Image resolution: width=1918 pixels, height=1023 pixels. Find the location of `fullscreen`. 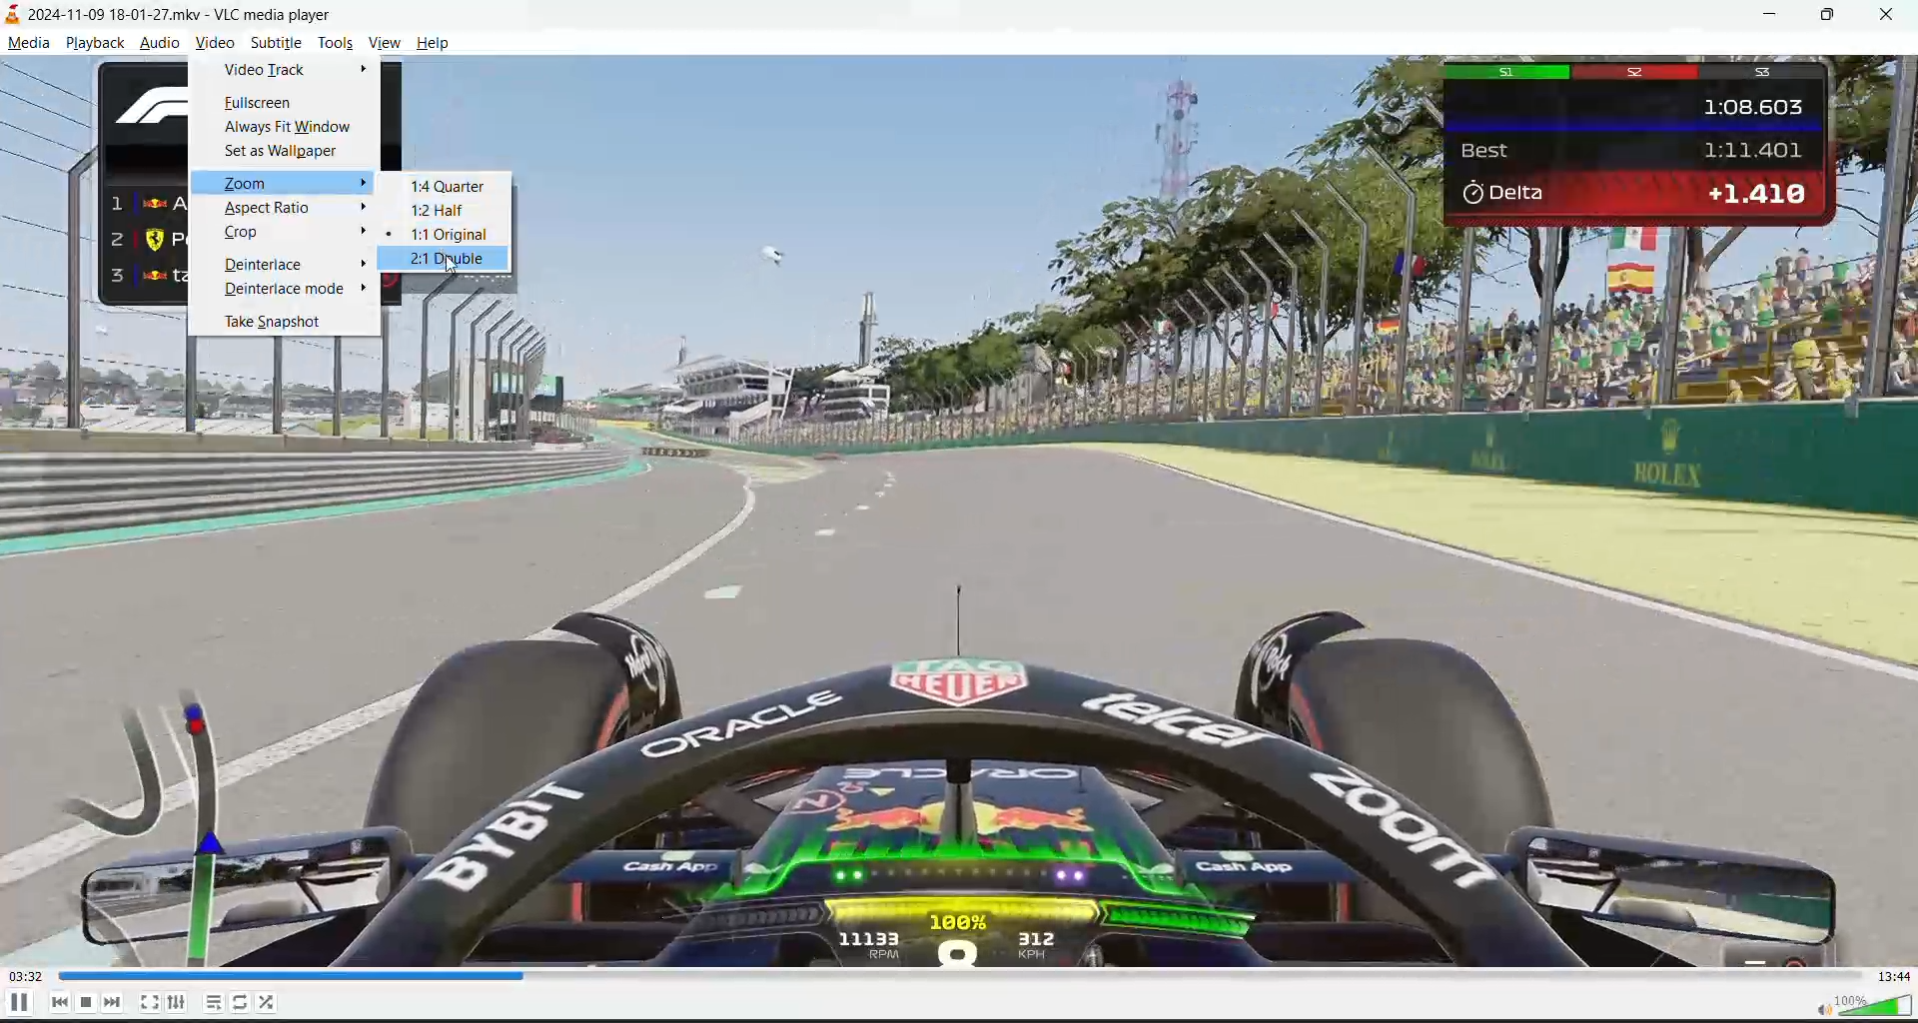

fullscreen is located at coordinates (259, 106).